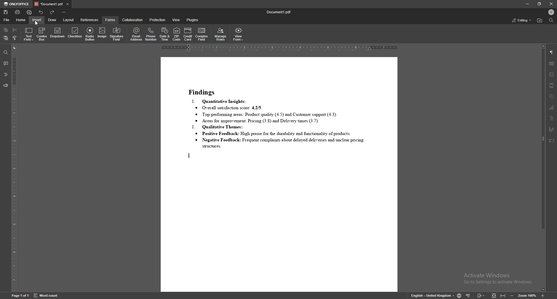 The image size is (557, 299). Describe the element at coordinates (41, 12) in the screenshot. I see `undo` at that location.